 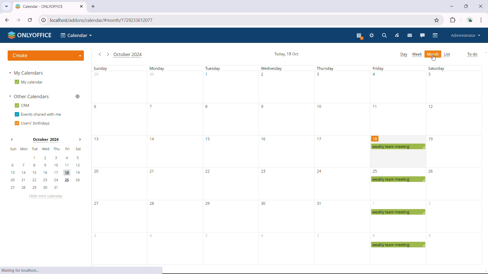 What do you see at coordinates (283, 166) in the screenshot?
I see `Wednesday` at bounding box center [283, 166].